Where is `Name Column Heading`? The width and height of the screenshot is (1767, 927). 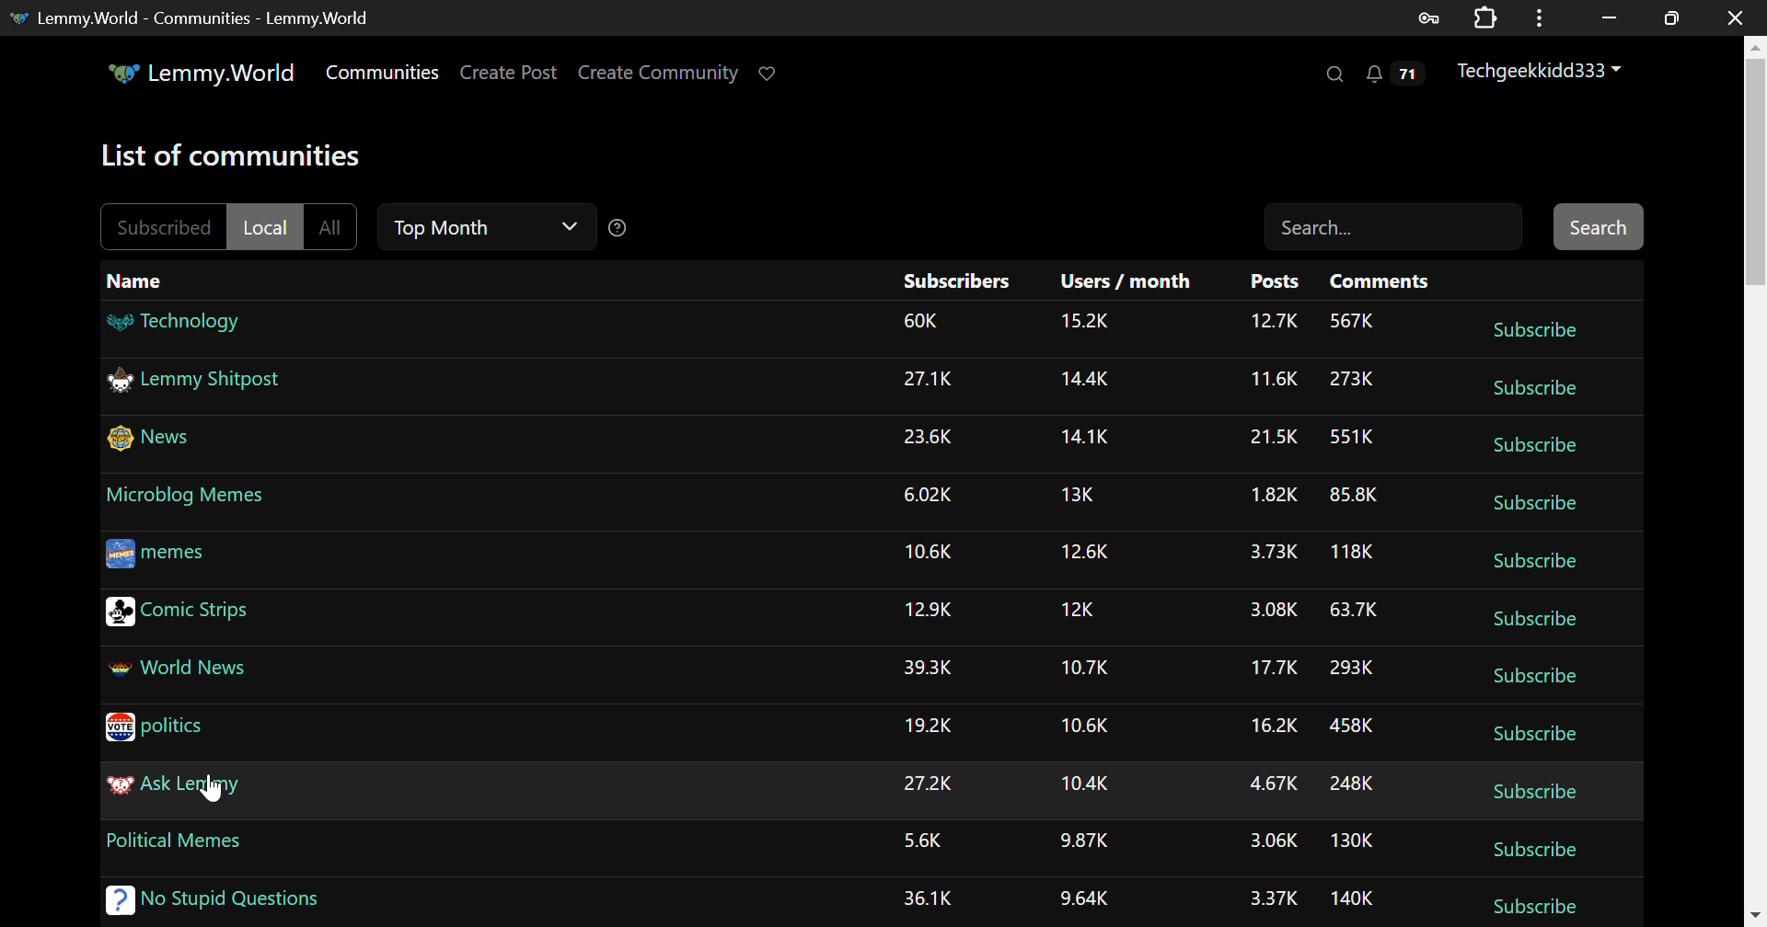
Name Column Heading is located at coordinates (137, 280).